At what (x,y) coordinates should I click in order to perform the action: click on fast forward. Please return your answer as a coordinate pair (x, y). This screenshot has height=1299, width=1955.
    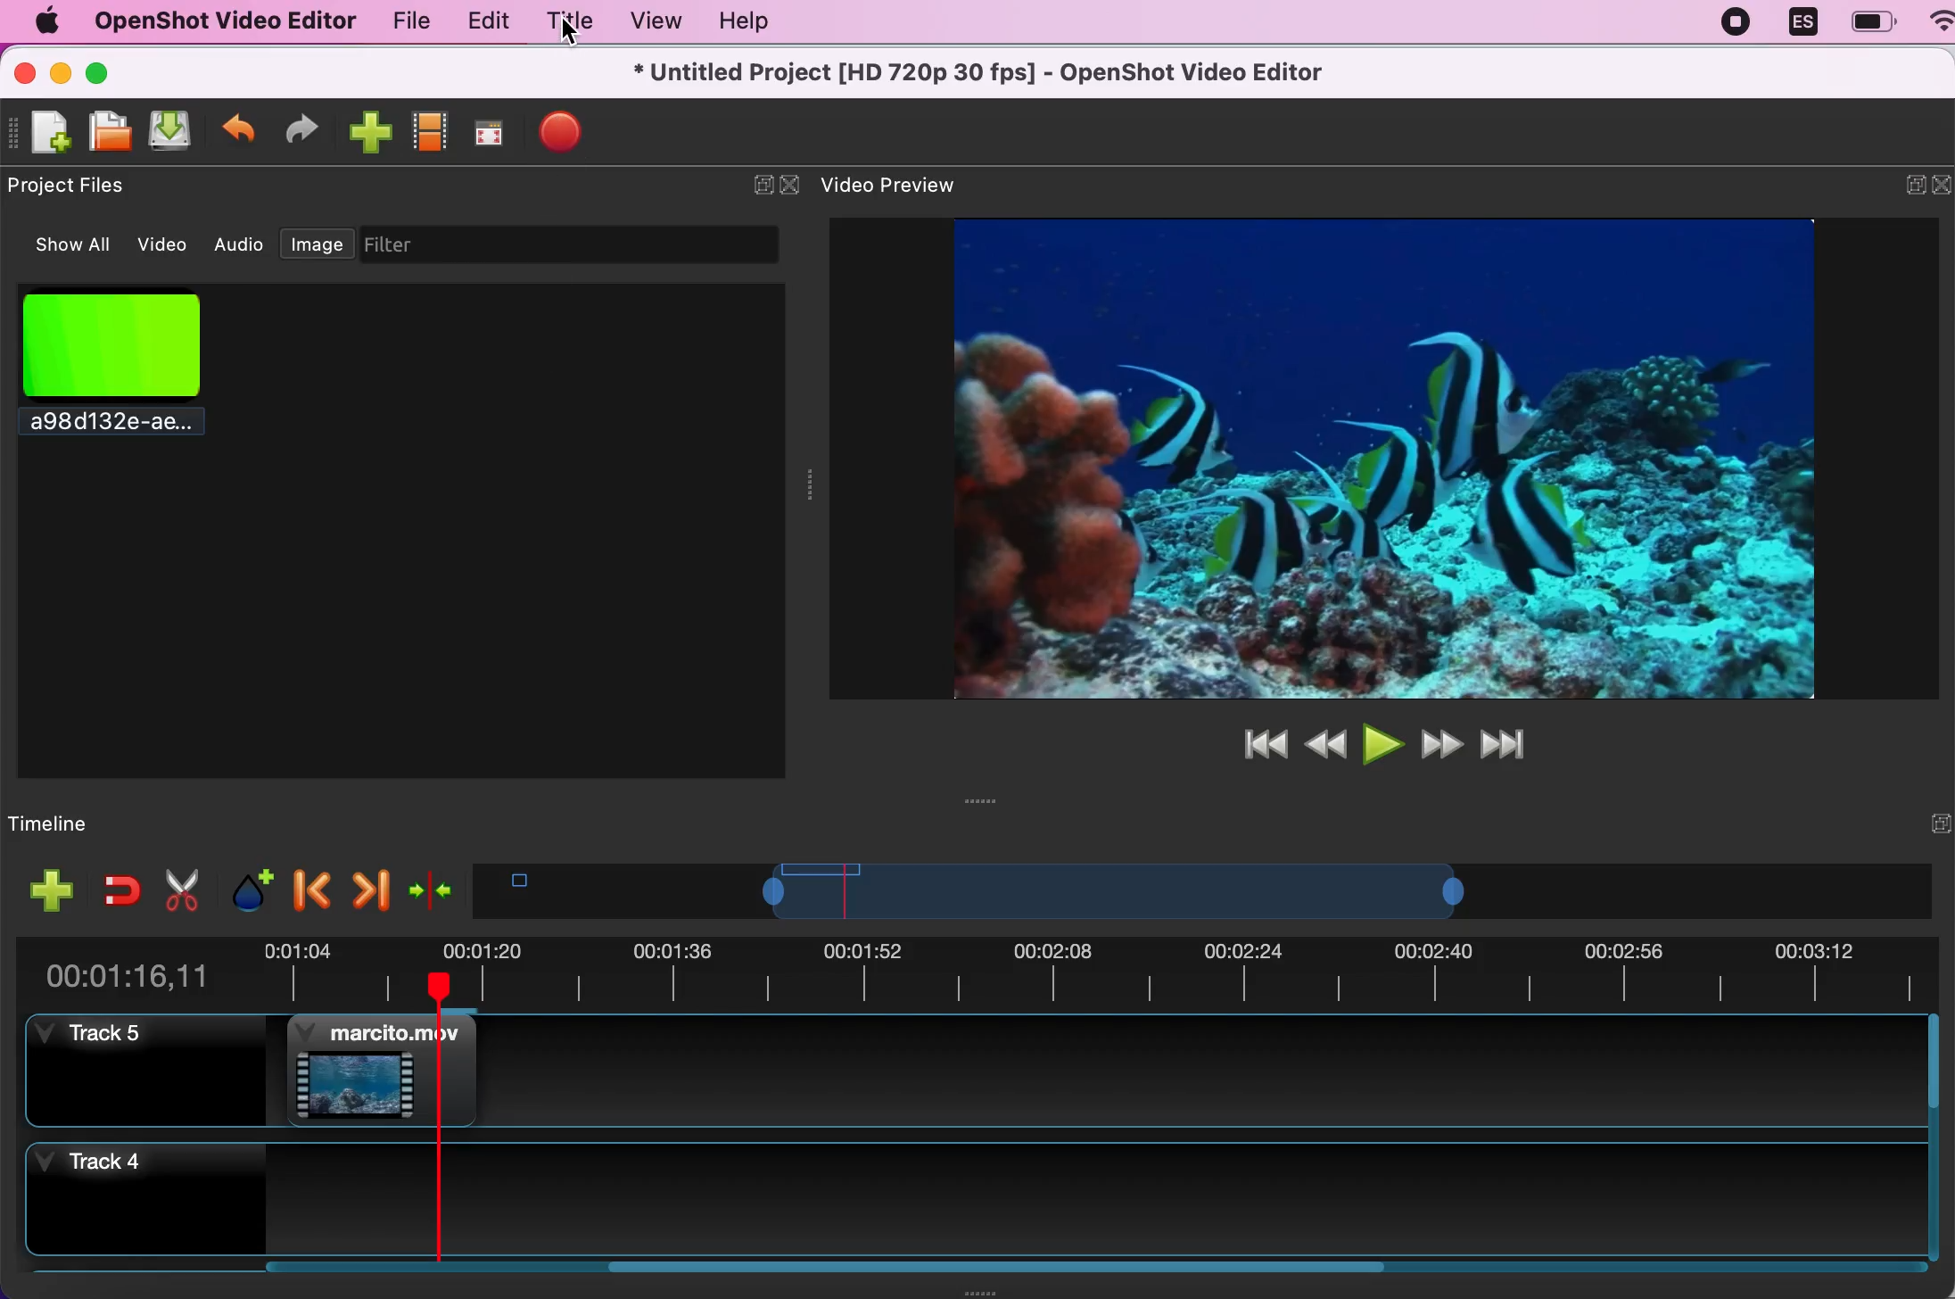
    Looking at the image, I should click on (1442, 743).